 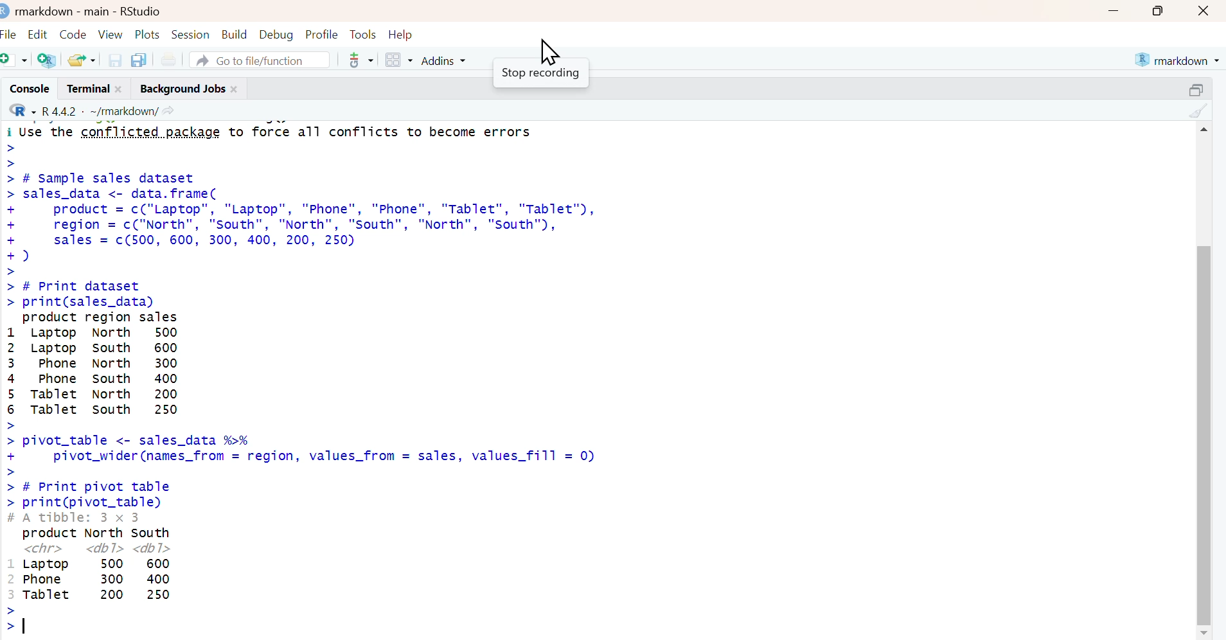 I want to click on Print current file, so click(x=168, y=59).